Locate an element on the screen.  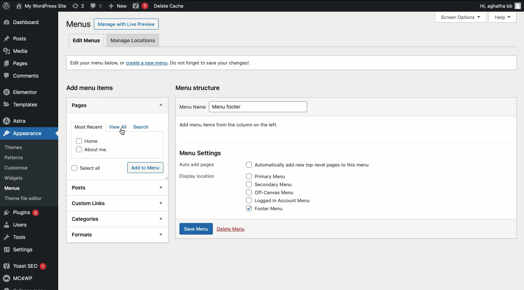
Tools is located at coordinates (18, 238).